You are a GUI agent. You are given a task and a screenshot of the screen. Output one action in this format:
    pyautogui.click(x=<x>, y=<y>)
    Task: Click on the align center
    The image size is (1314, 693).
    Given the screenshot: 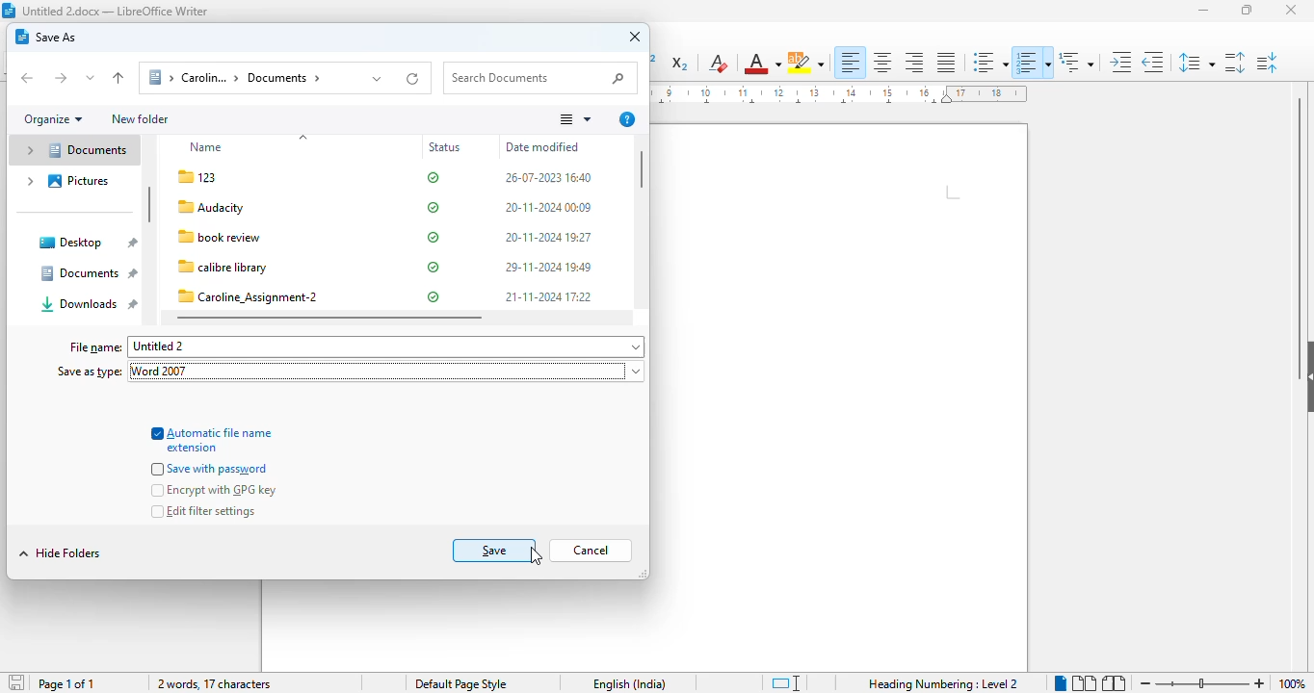 What is the action you would take?
    pyautogui.click(x=882, y=63)
    